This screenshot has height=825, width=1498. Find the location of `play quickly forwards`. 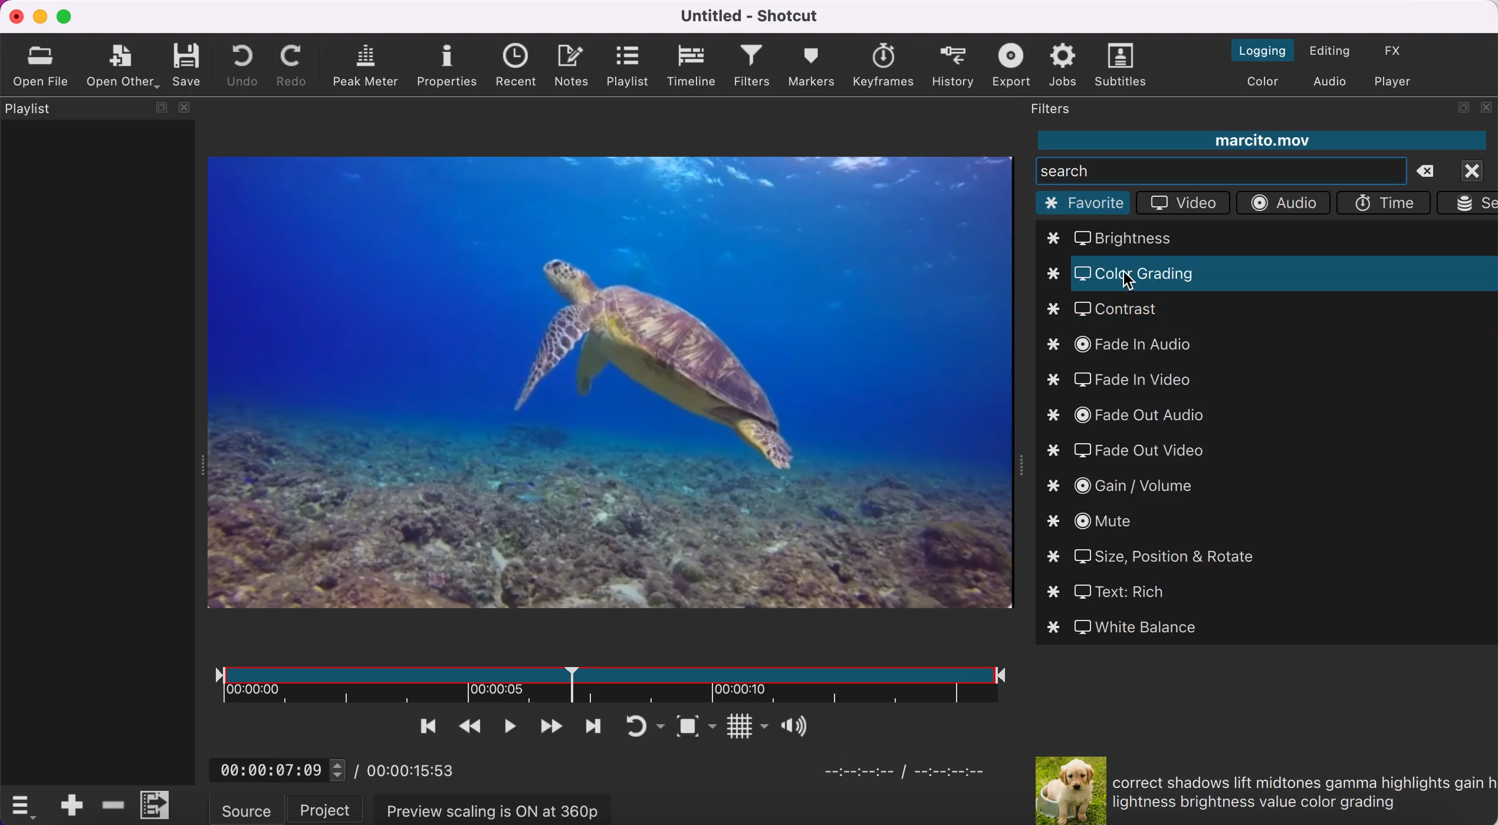

play quickly forwards is located at coordinates (550, 725).